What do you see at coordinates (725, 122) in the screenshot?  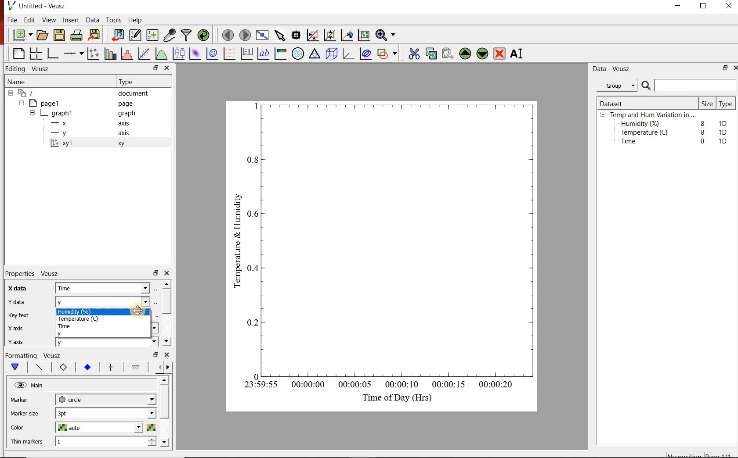 I see `1D` at bounding box center [725, 122].